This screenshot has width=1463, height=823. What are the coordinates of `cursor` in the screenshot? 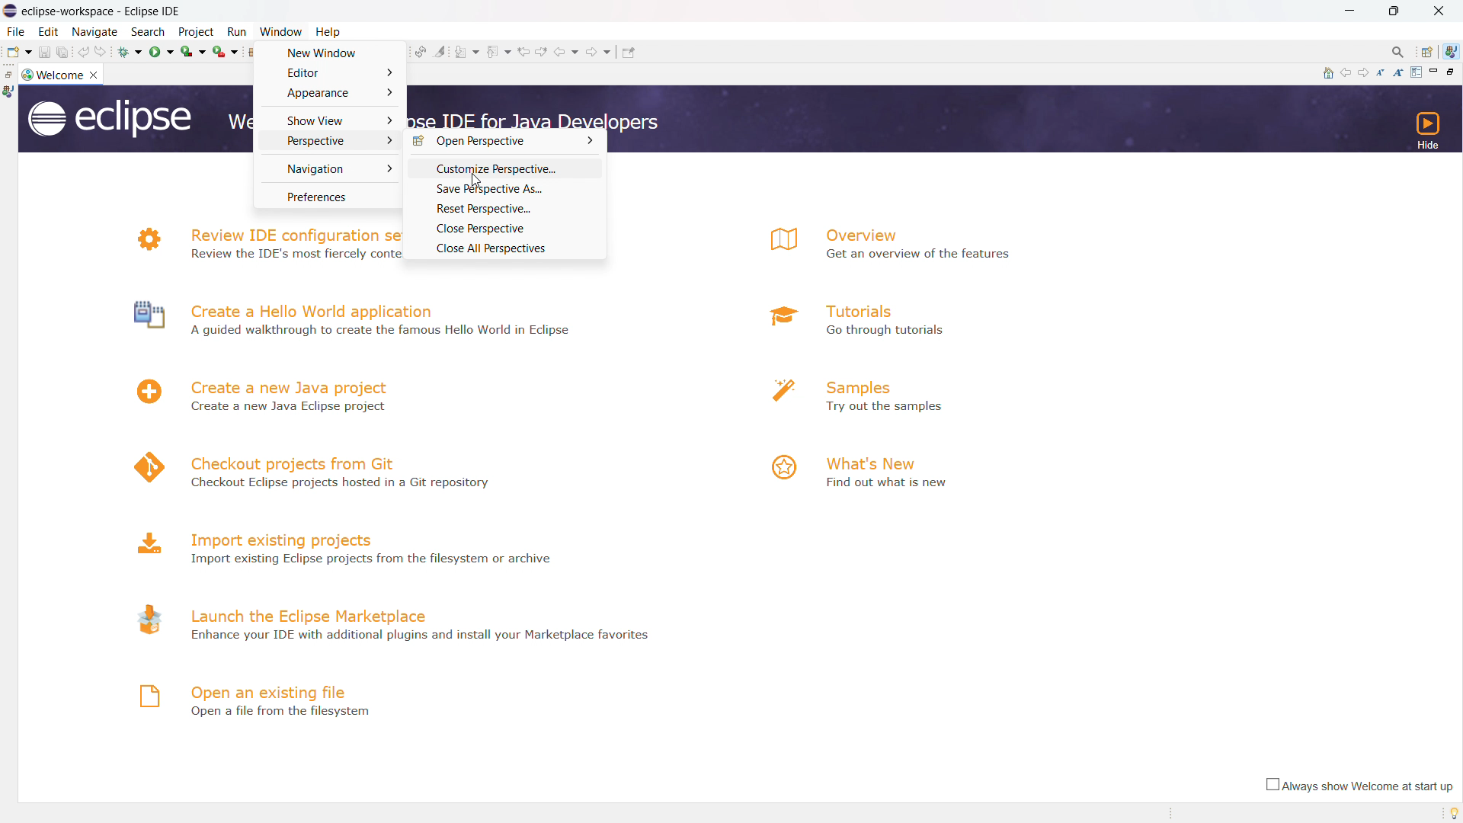 It's located at (477, 181).